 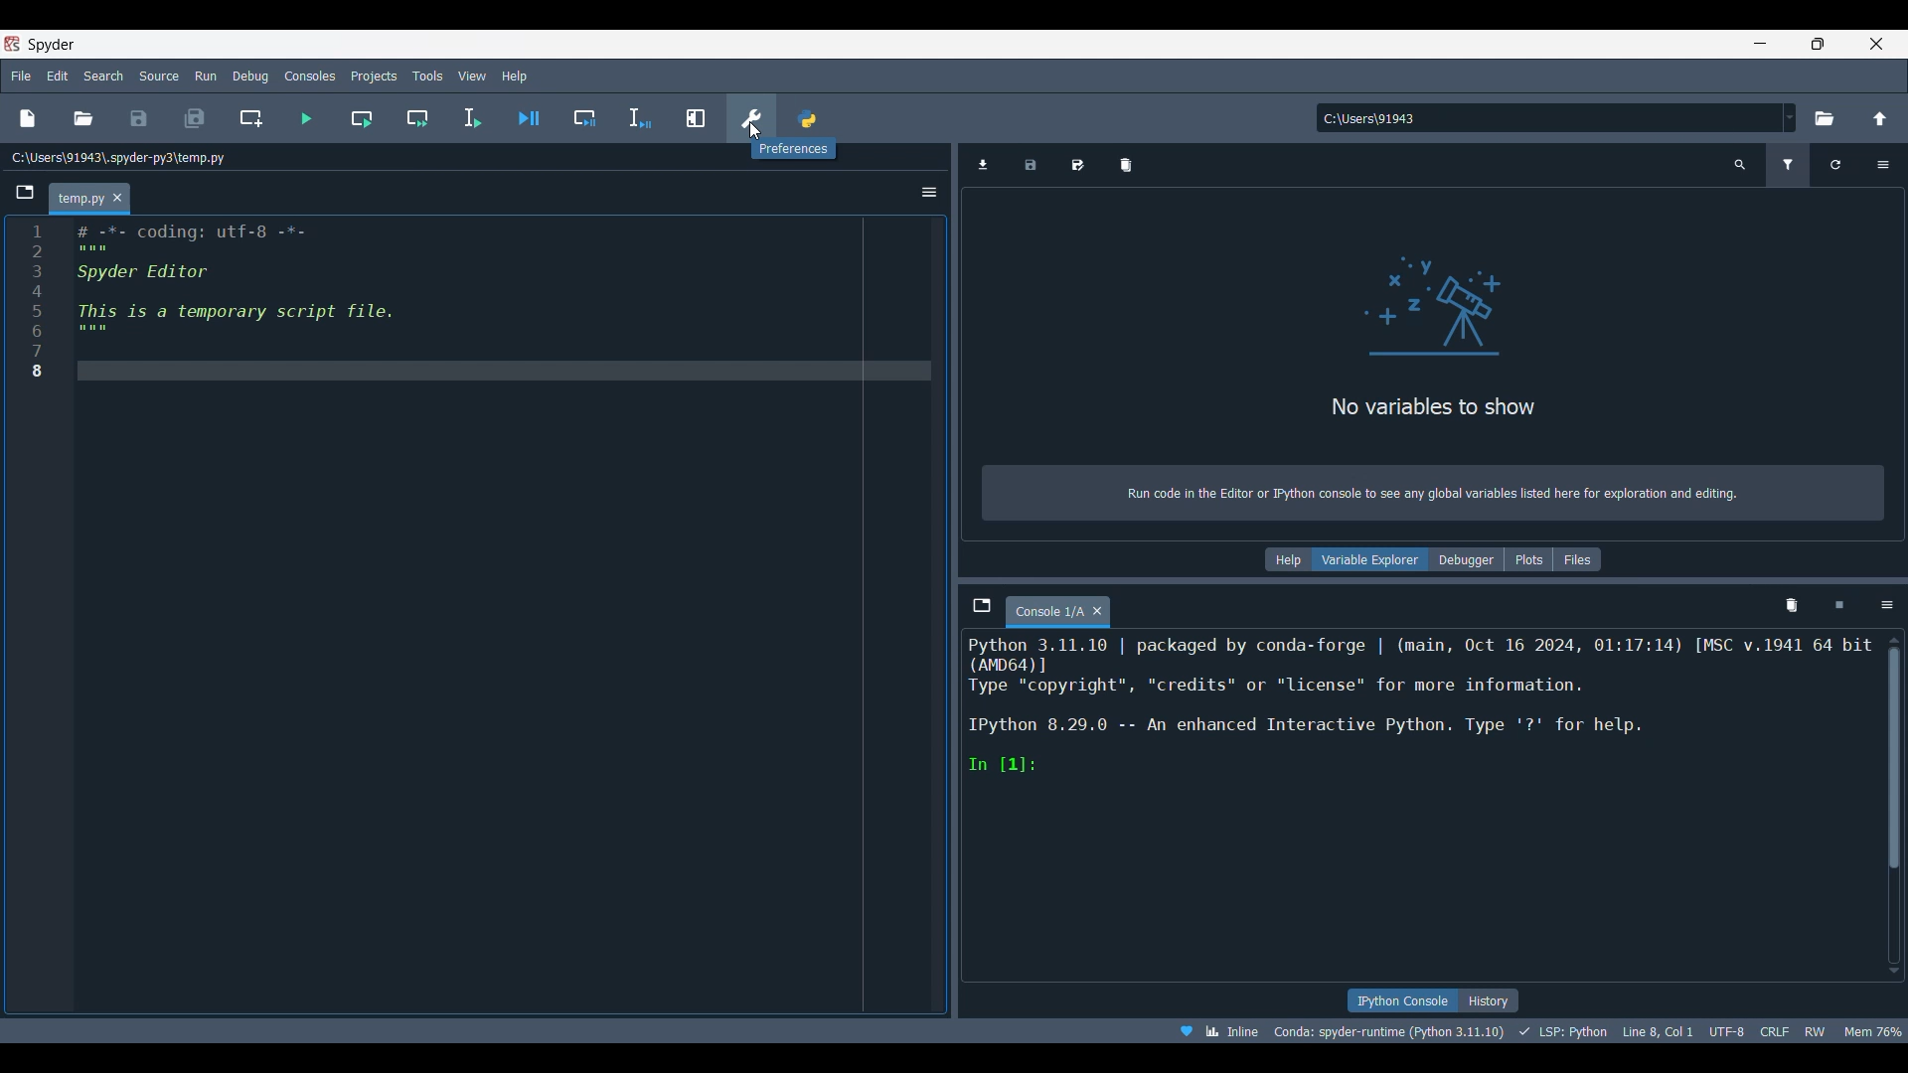 I want to click on cursor, so click(x=755, y=133).